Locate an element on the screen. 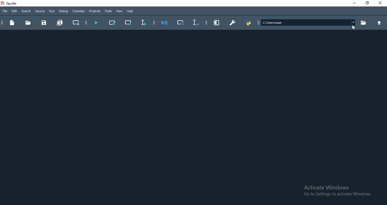 Image resolution: width=387 pixels, height=205 pixels. Source is located at coordinates (40, 11).